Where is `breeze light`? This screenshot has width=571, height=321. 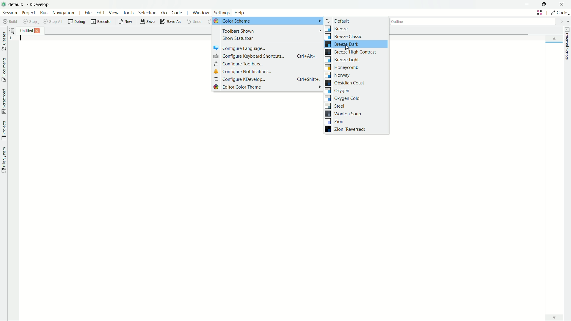
breeze light is located at coordinates (342, 59).